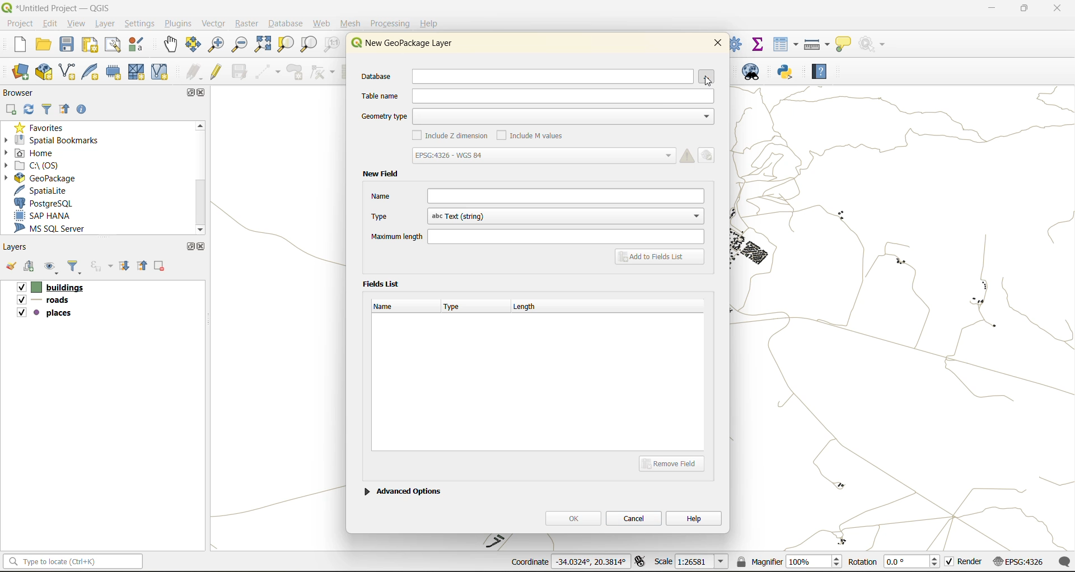 Image resolution: width=1075 pixels, height=572 pixels. What do you see at coordinates (138, 45) in the screenshot?
I see `style manager` at bounding box center [138, 45].